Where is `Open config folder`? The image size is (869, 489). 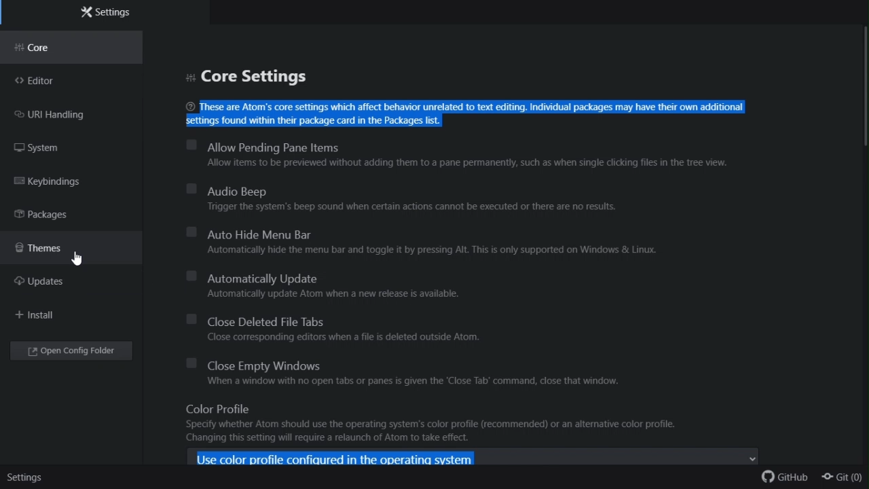 Open config folder is located at coordinates (70, 350).